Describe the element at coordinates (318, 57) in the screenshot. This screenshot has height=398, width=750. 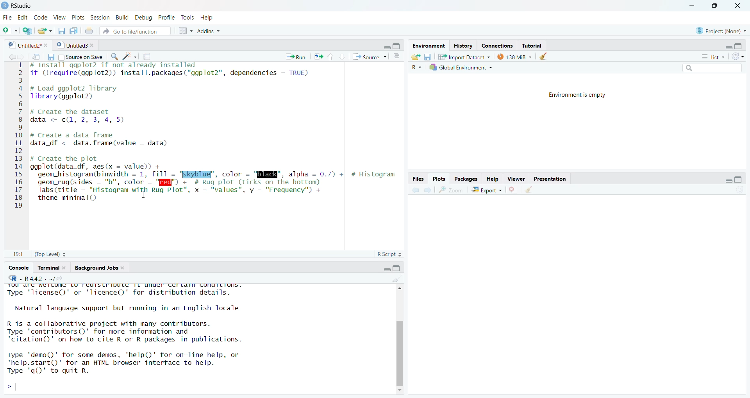
I see `rerun` at that location.